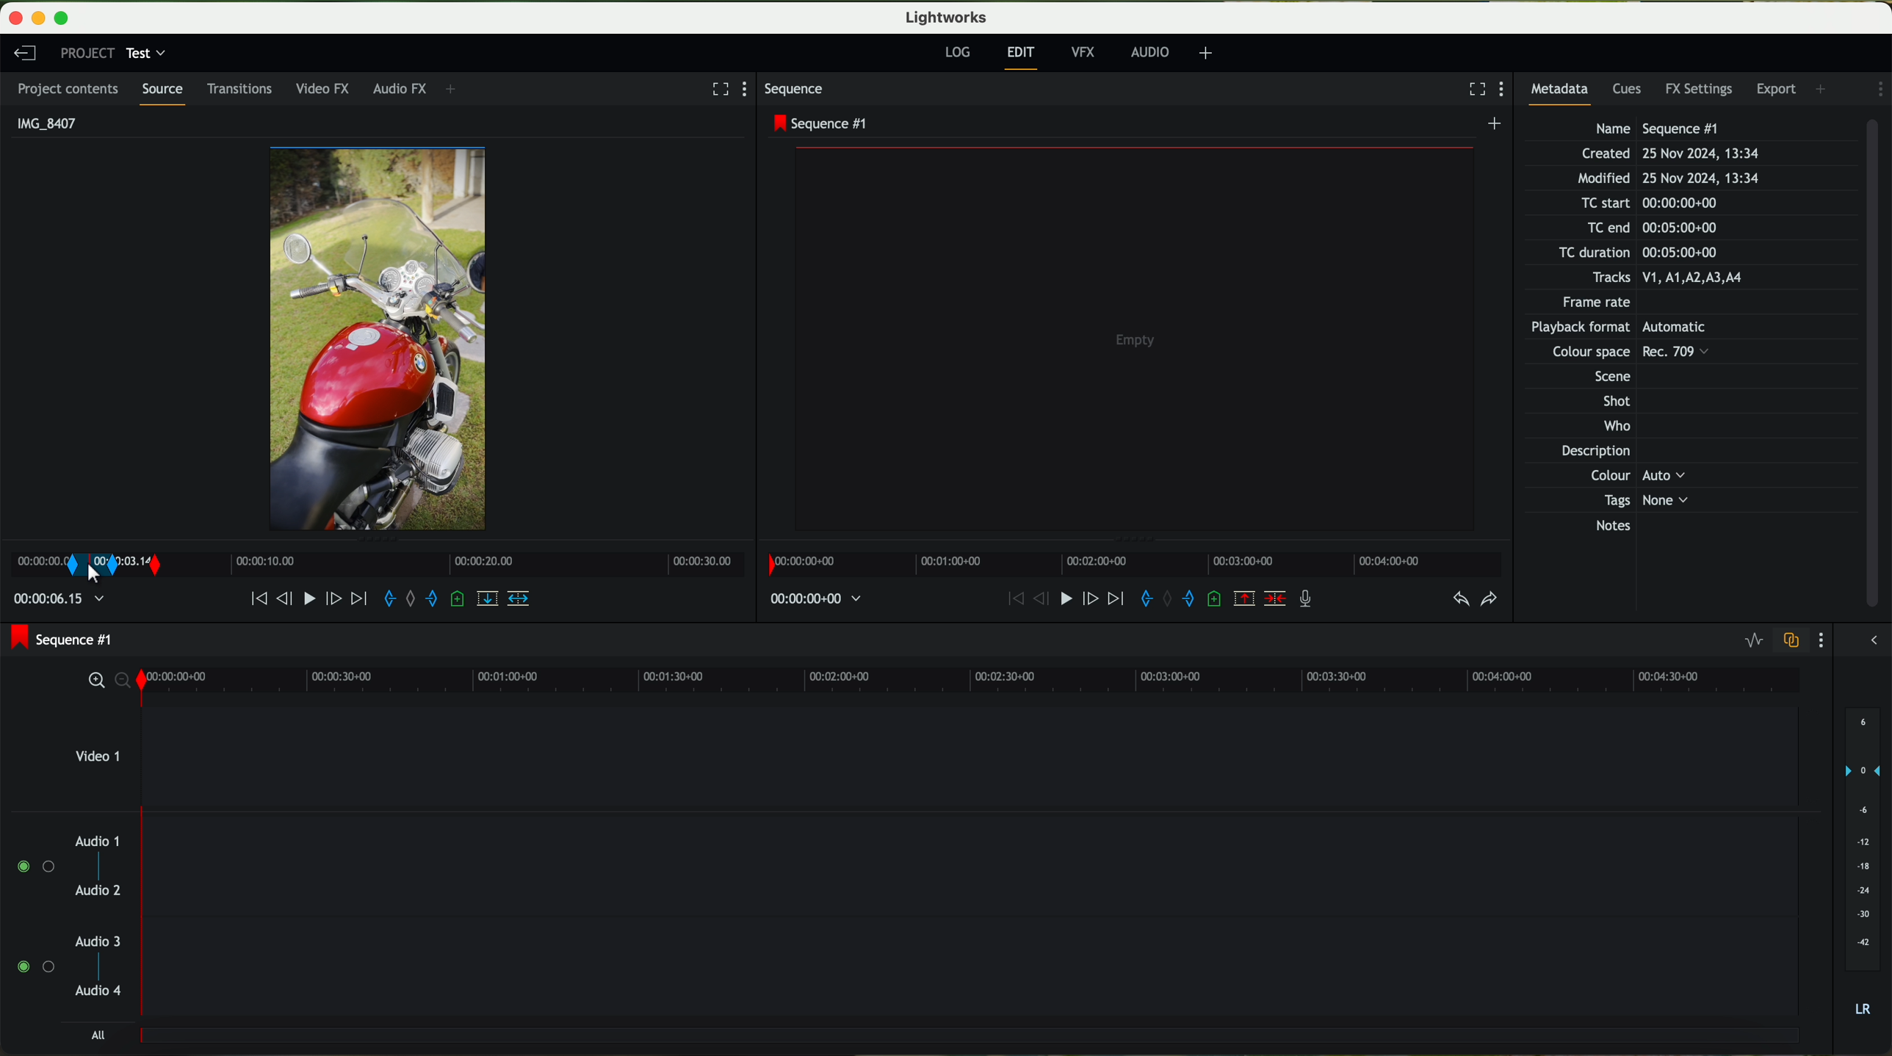  I want to click on zoom in, so click(90, 681).